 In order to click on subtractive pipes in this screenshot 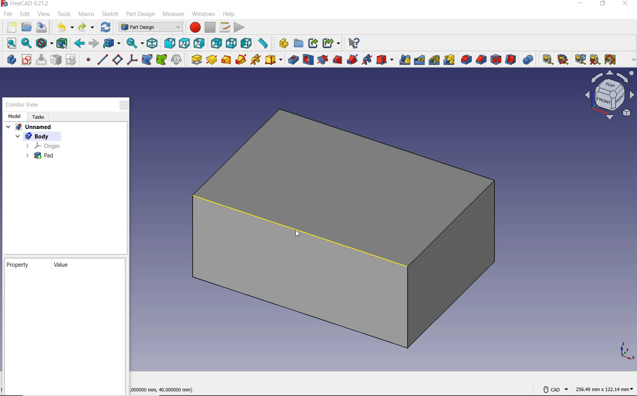, I will do `click(351, 60)`.